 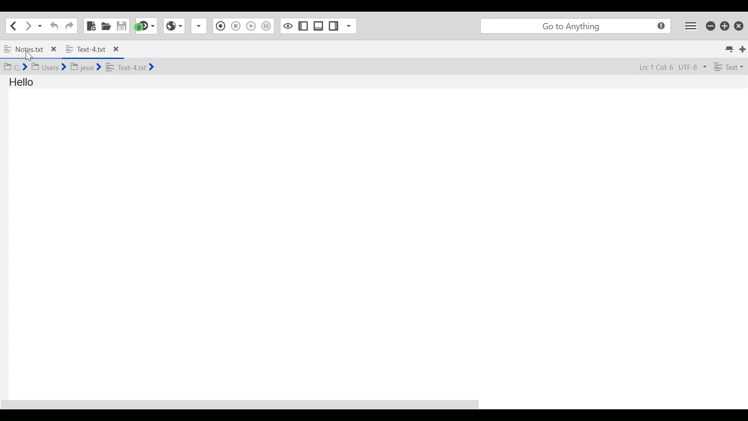 I want to click on Recording in Macro, so click(x=221, y=26).